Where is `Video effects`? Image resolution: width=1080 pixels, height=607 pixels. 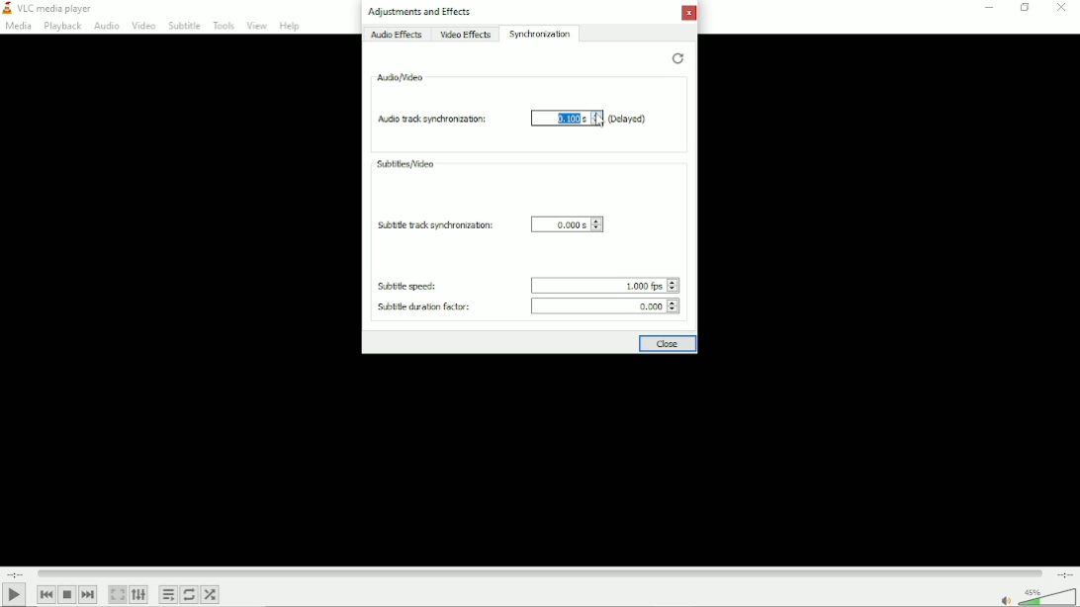 Video effects is located at coordinates (467, 34).